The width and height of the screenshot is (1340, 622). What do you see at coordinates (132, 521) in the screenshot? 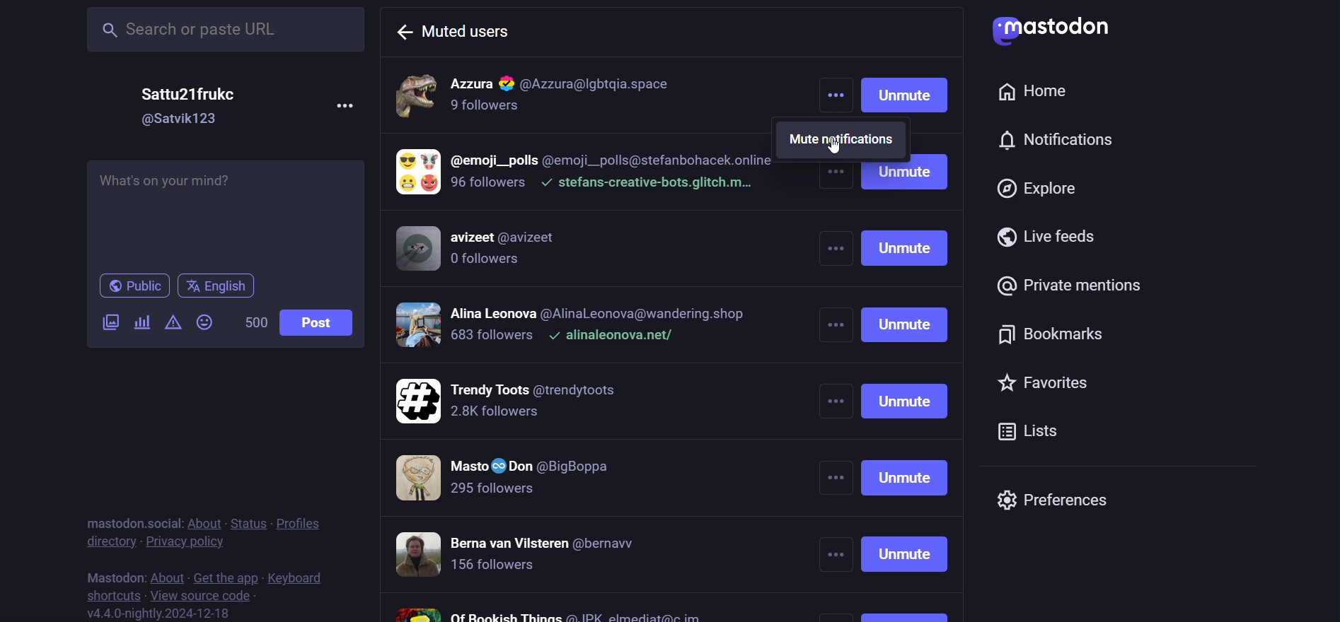
I see `mastodon social` at bounding box center [132, 521].